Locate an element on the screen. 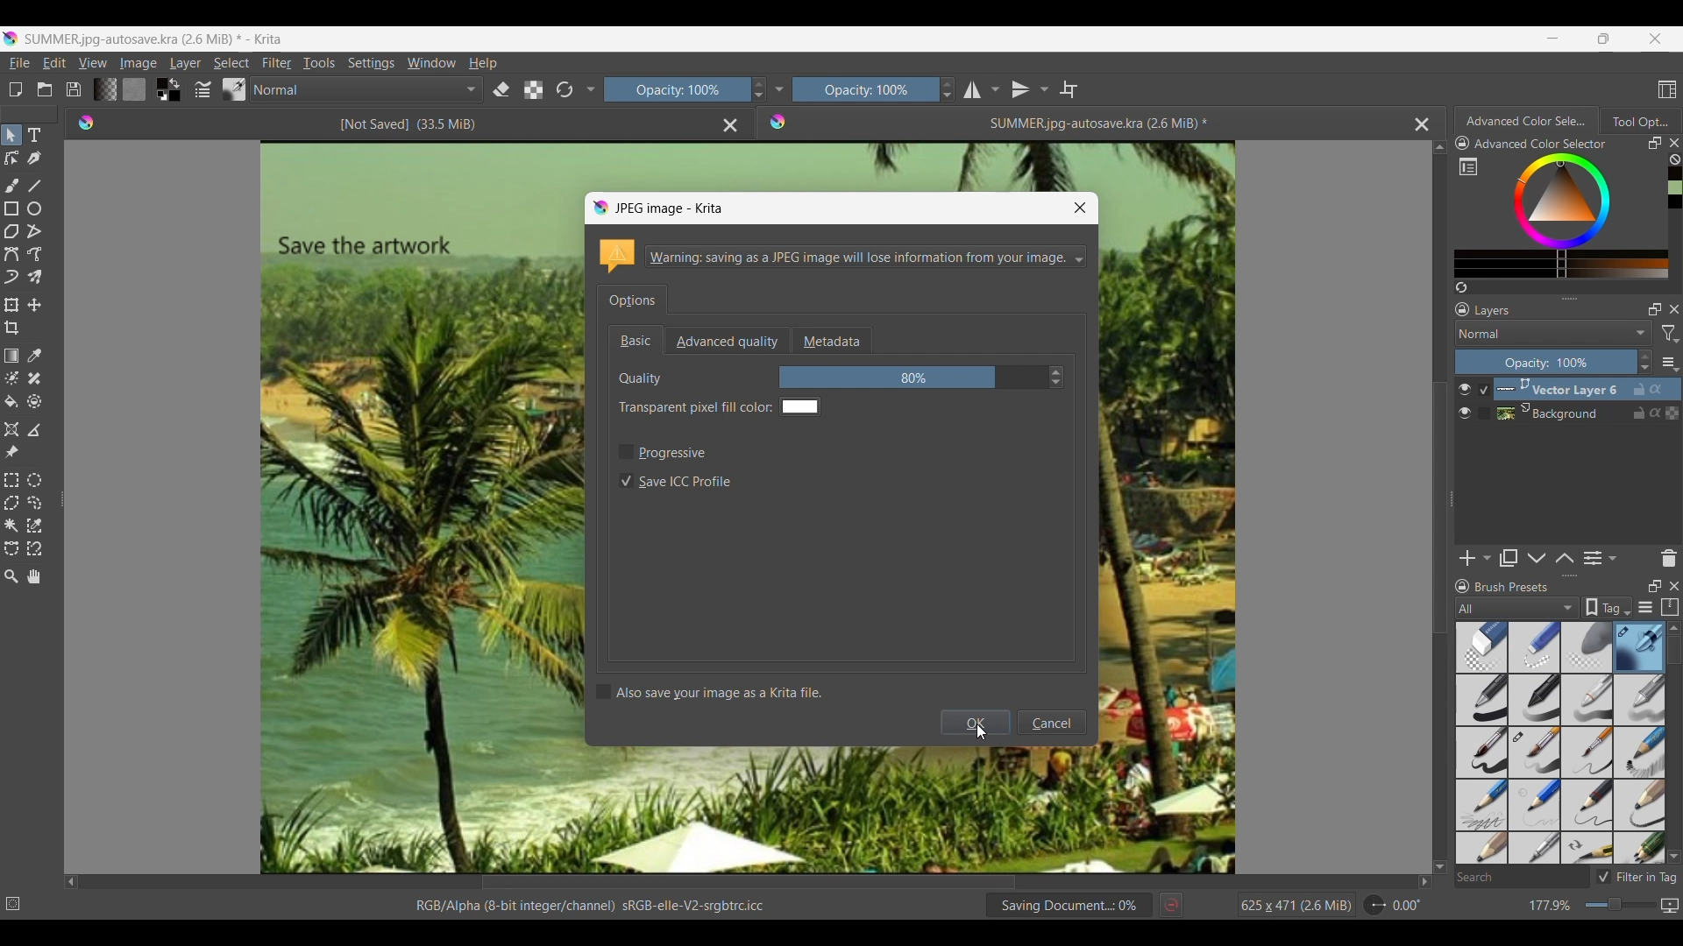 This screenshot has height=946, width=1683. Lock Brush presets panel is located at coordinates (1462, 587).